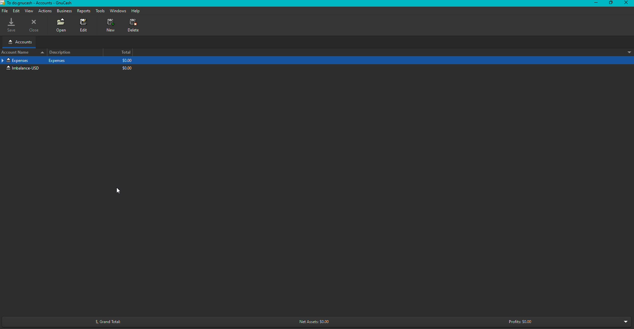 This screenshot has height=329, width=634. Describe the element at coordinates (624, 322) in the screenshot. I see `more options` at that location.